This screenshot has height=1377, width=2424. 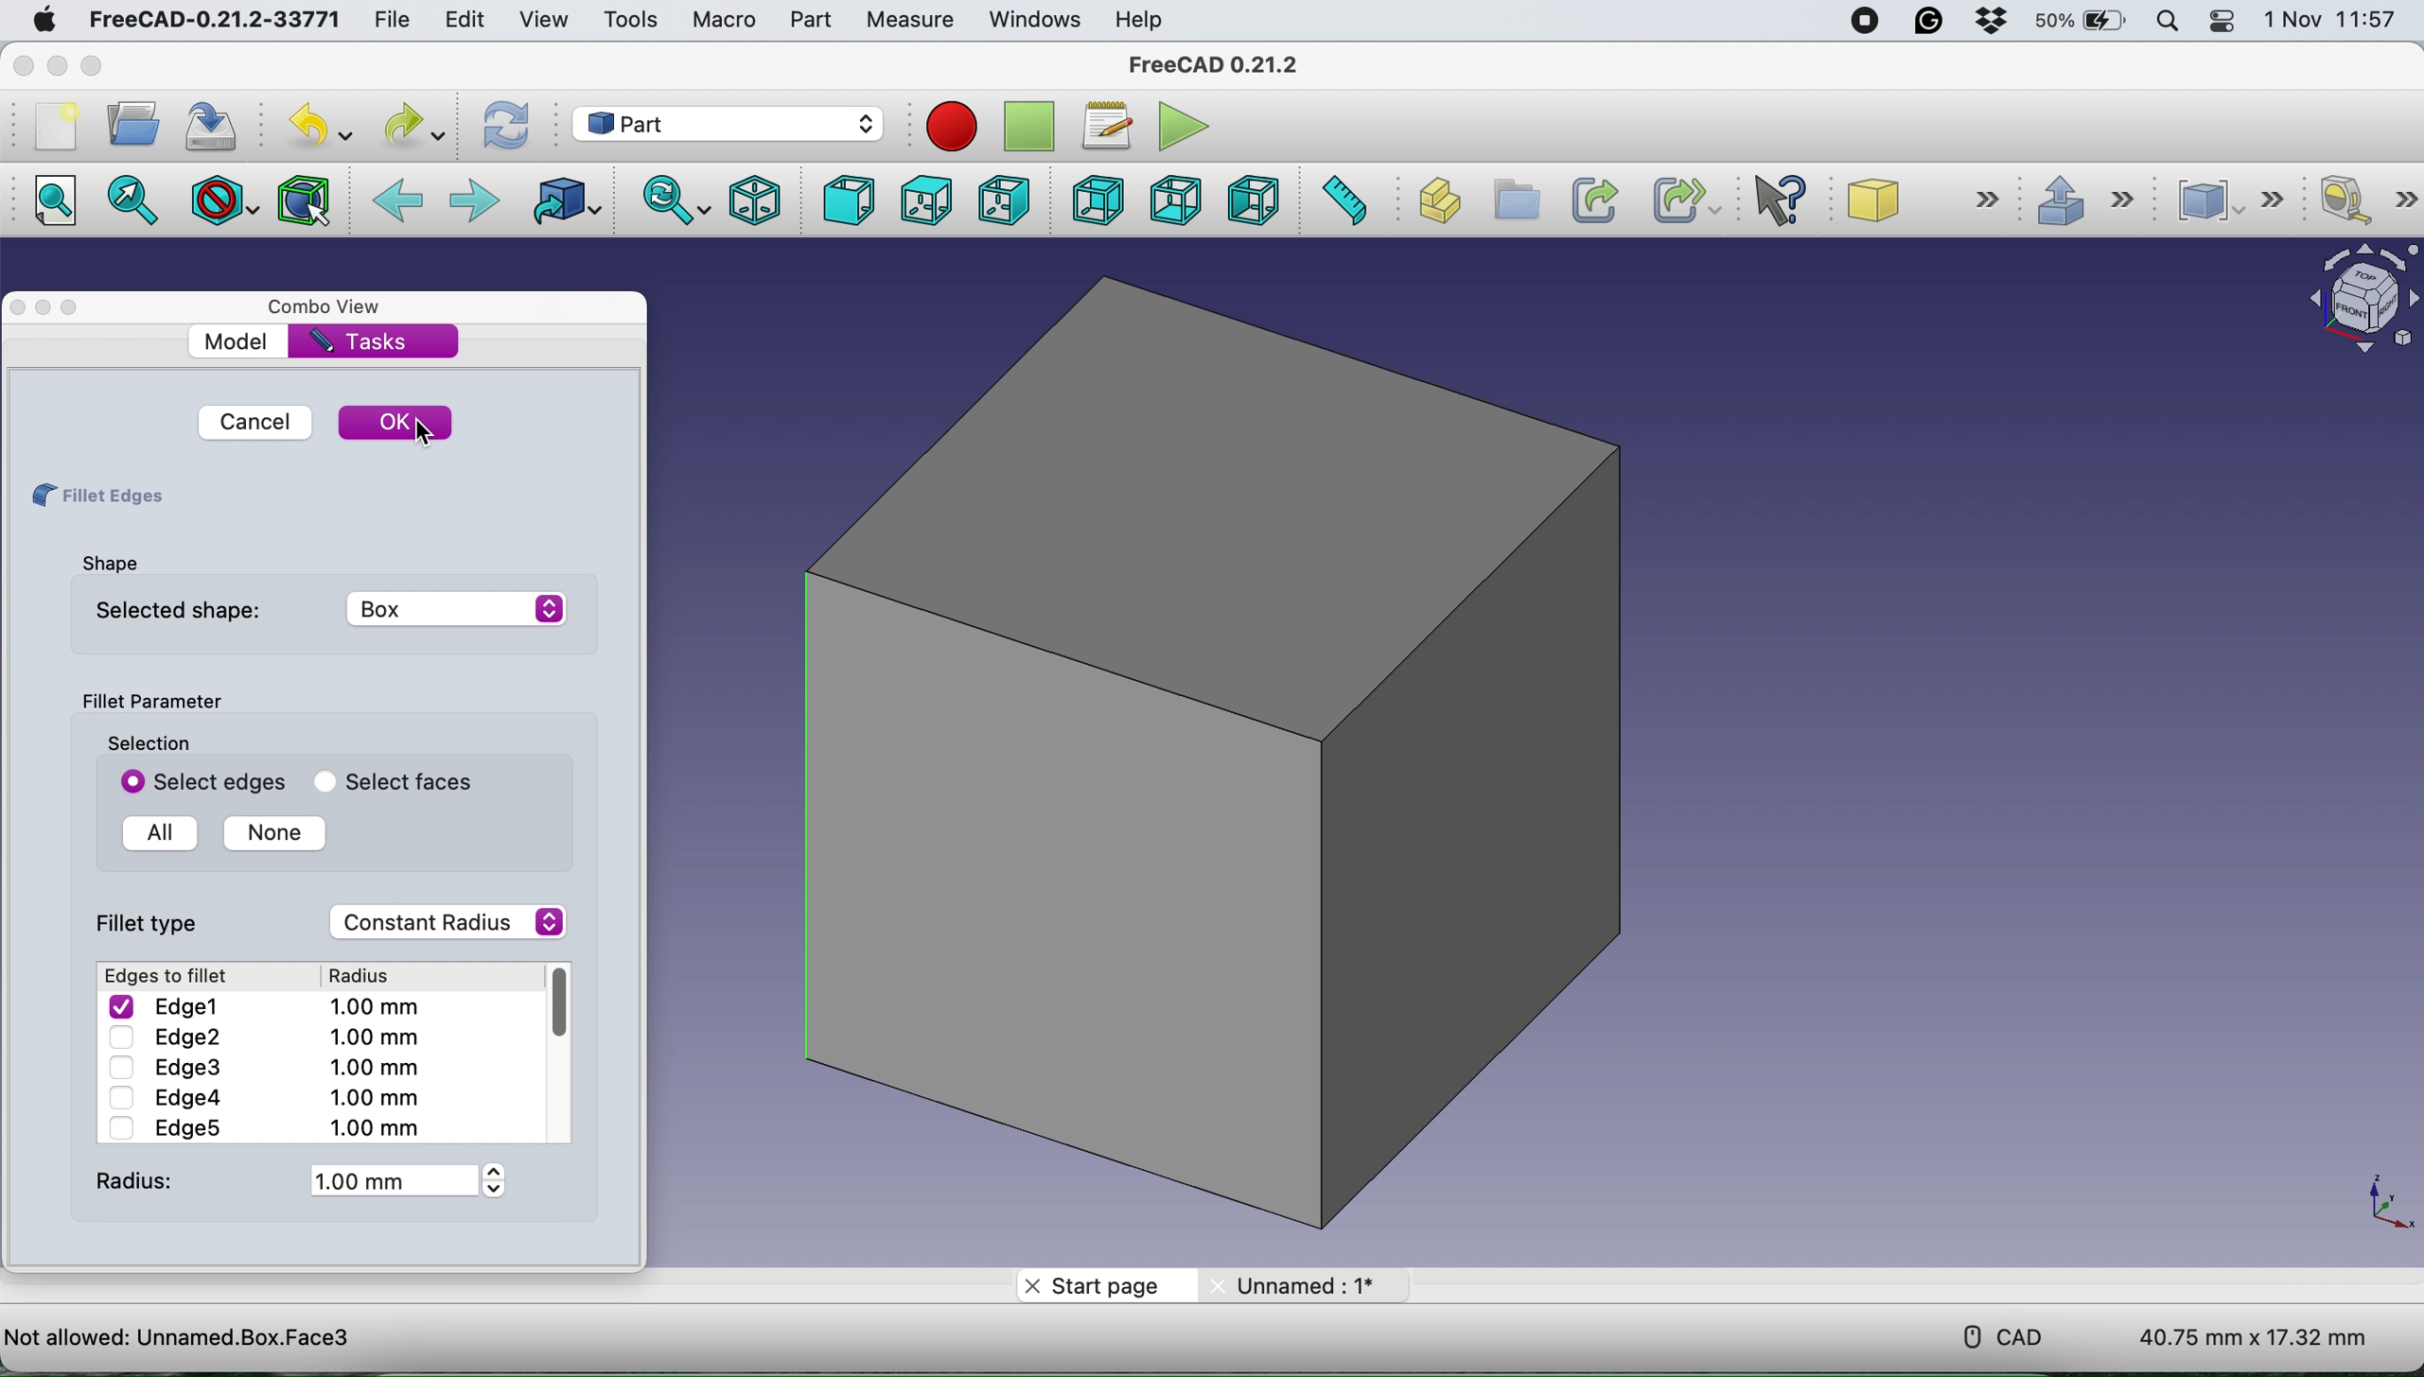 What do you see at coordinates (324, 609) in the screenshot?
I see `Selected Shape` at bounding box center [324, 609].